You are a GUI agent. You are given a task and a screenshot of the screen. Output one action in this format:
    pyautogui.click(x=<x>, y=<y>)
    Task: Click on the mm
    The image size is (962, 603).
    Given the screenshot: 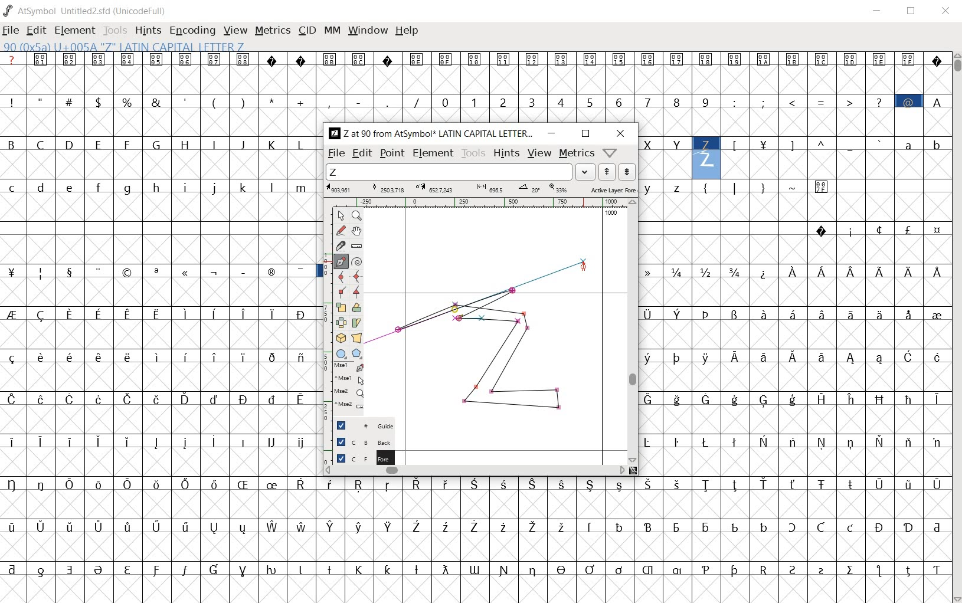 What is the action you would take?
    pyautogui.click(x=332, y=30)
    